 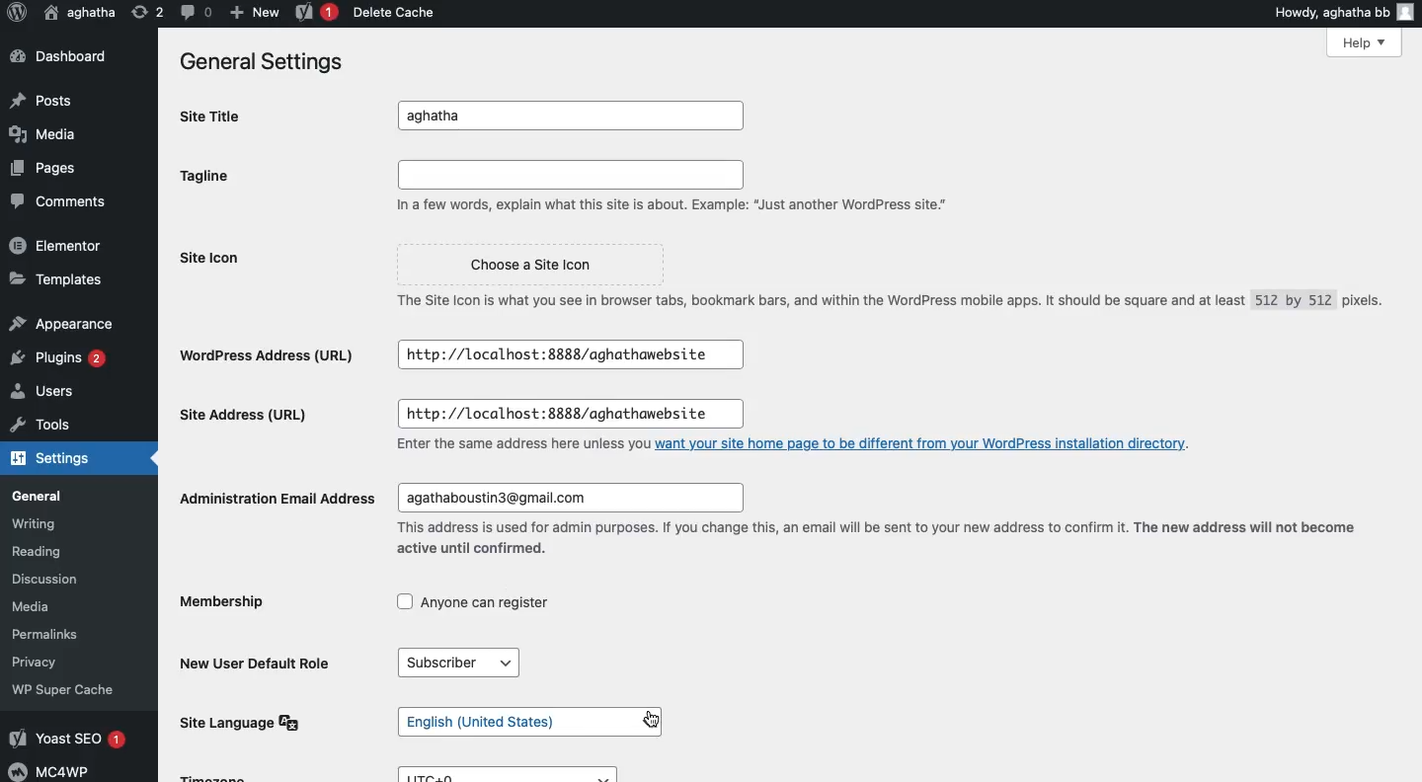 I want to click on Anyone can register, so click(x=474, y=605).